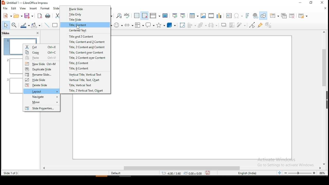 The width and height of the screenshot is (329, 185). Describe the element at coordinates (78, 27) in the screenshot. I see `mouse pointer` at that location.